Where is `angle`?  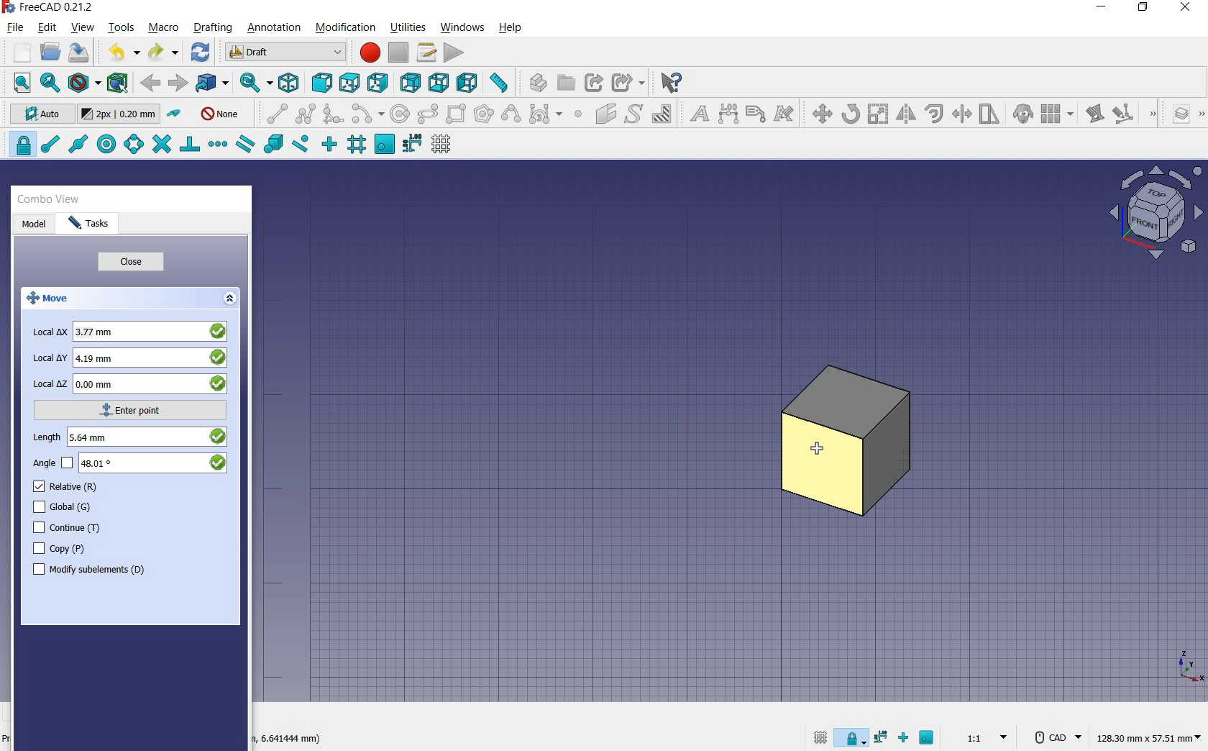 angle is located at coordinates (130, 463).